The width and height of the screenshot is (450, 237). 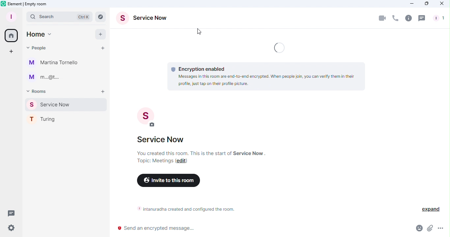 What do you see at coordinates (430, 230) in the screenshot?
I see `Attachment` at bounding box center [430, 230].